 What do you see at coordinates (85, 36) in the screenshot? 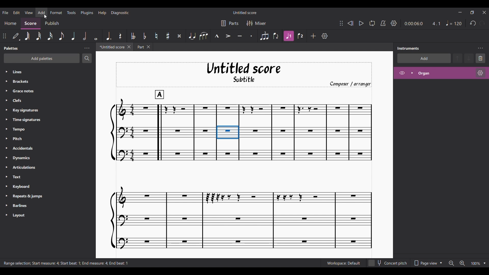
I see `Half note` at bounding box center [85, 36].